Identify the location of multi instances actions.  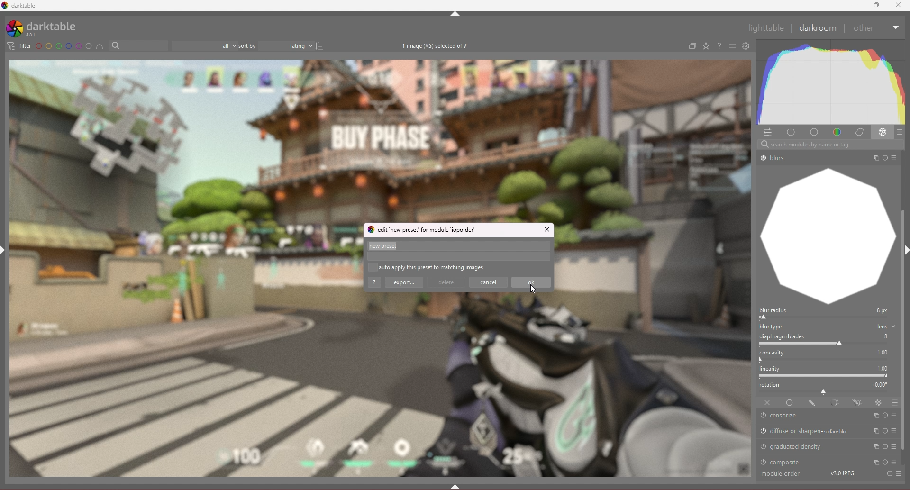
(874, 416).